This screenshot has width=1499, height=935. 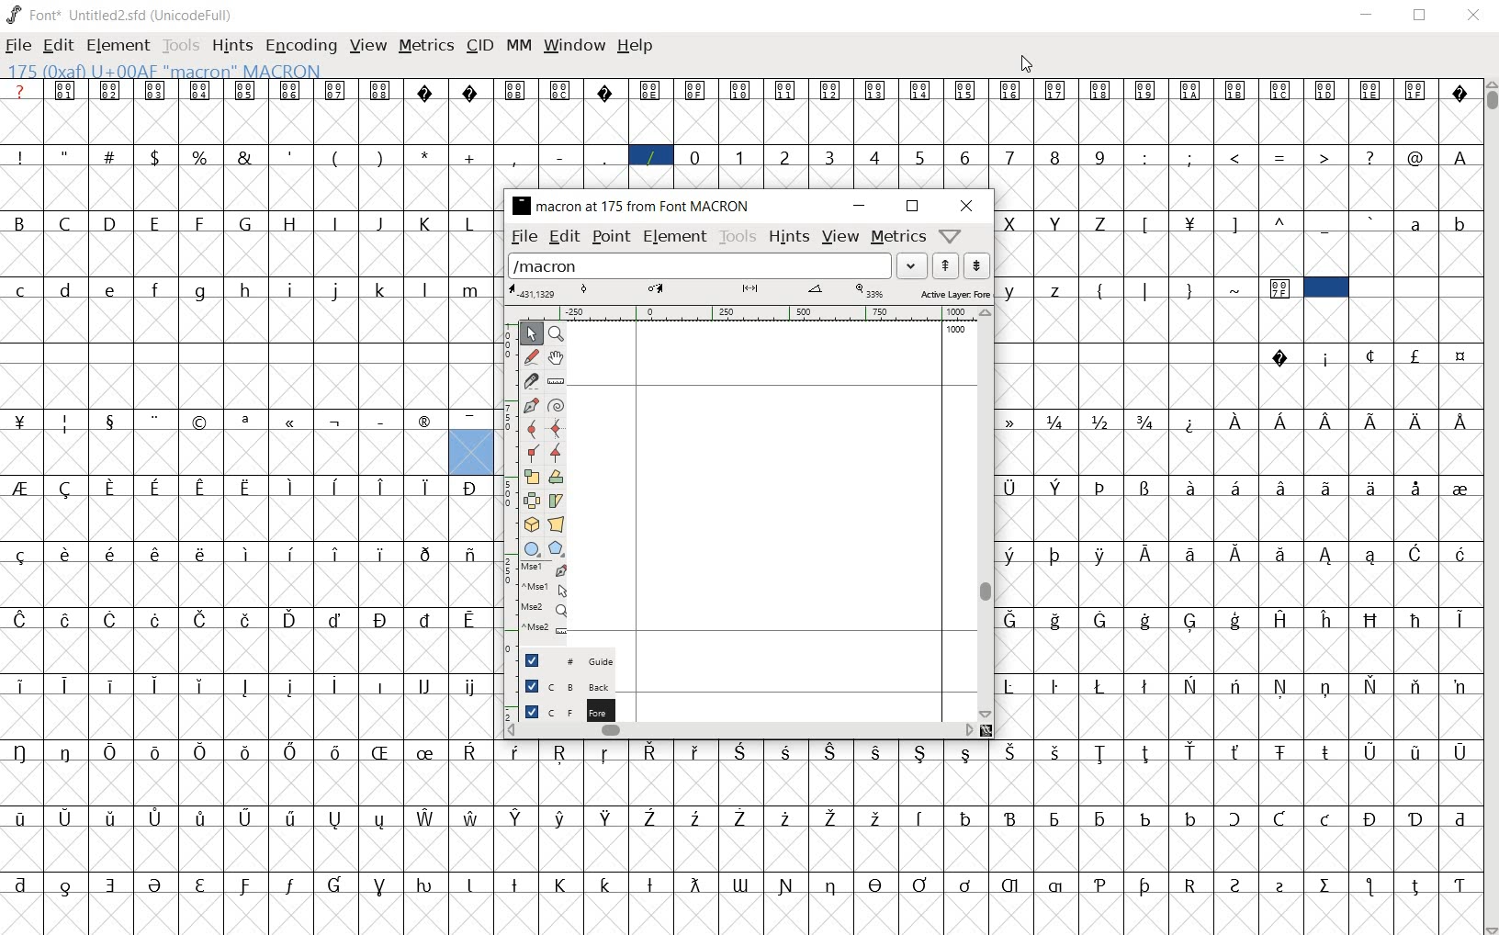 What do you see at coordinates (1424, 18) in the screenshot?
I see `Maximize` at bounding box center [1424, 18].